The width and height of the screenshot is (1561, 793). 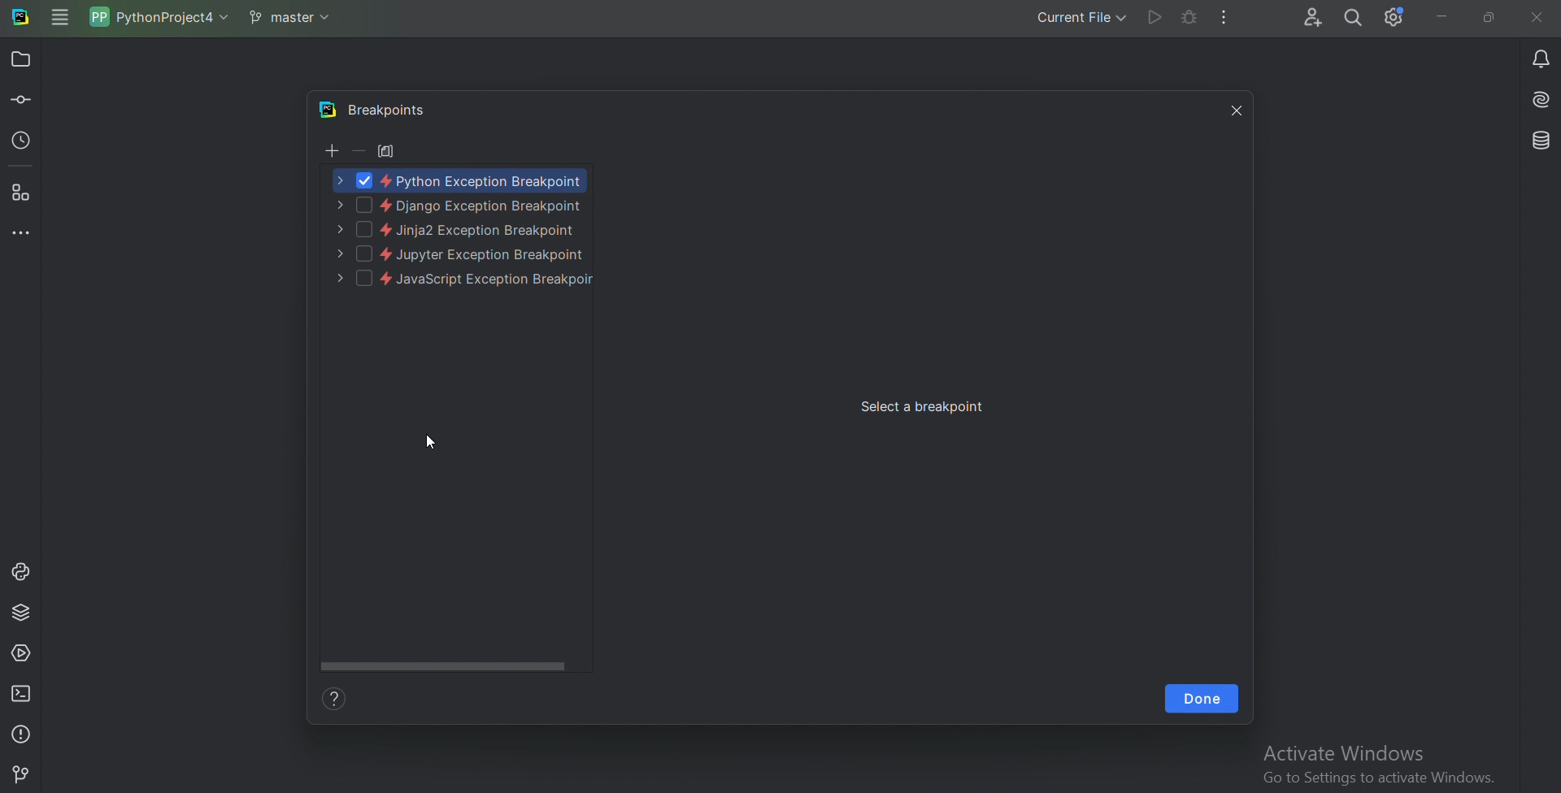 What do you see at coordinates (22, 772) in the screenshot?
I see `Git` at bounding box center [22, 772].